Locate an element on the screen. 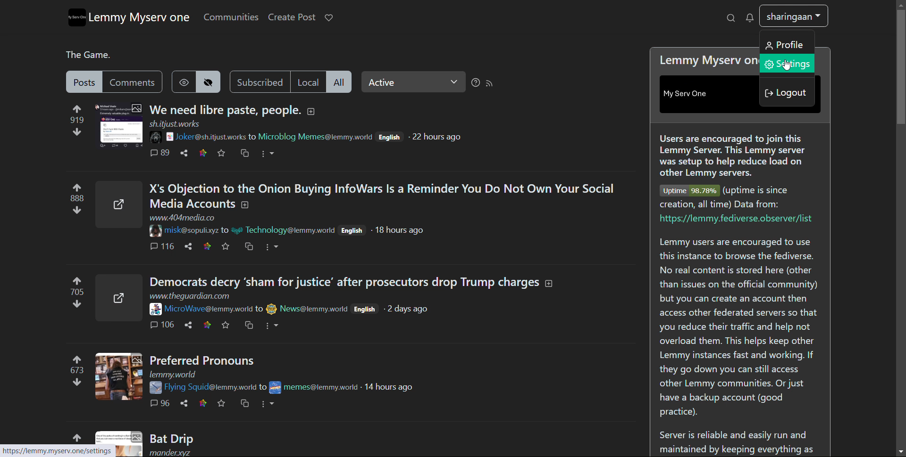  time of posting is located at coordinates (438, 137).